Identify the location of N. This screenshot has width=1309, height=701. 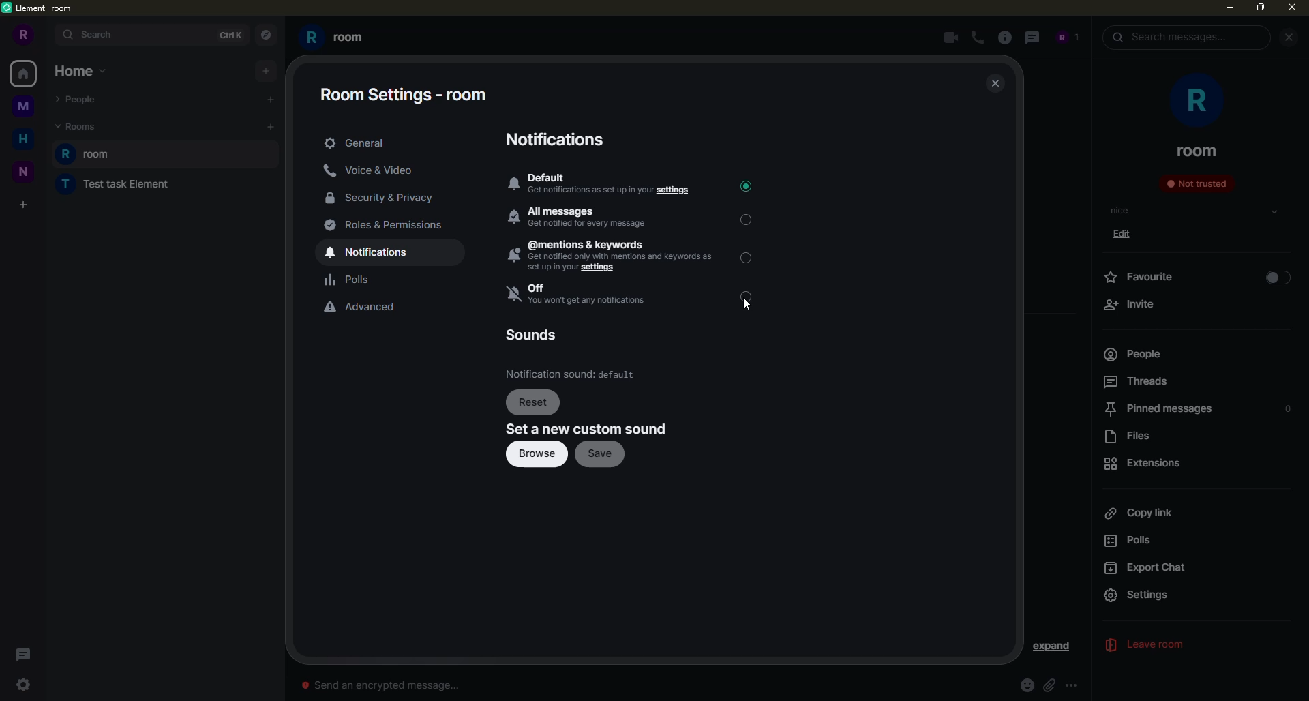
(24, 173).